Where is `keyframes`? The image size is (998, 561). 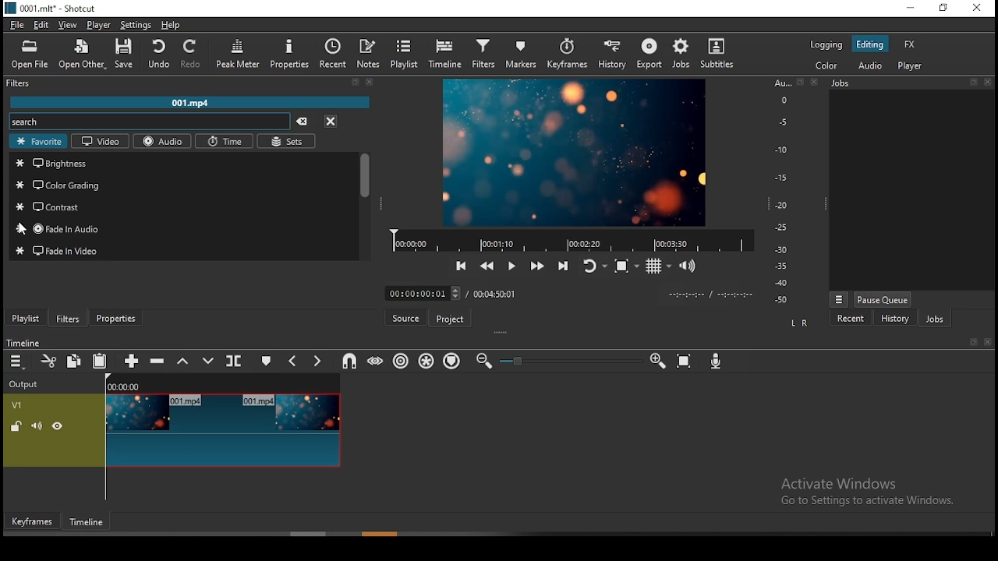
keyframes is located at coordinates (567, 52).